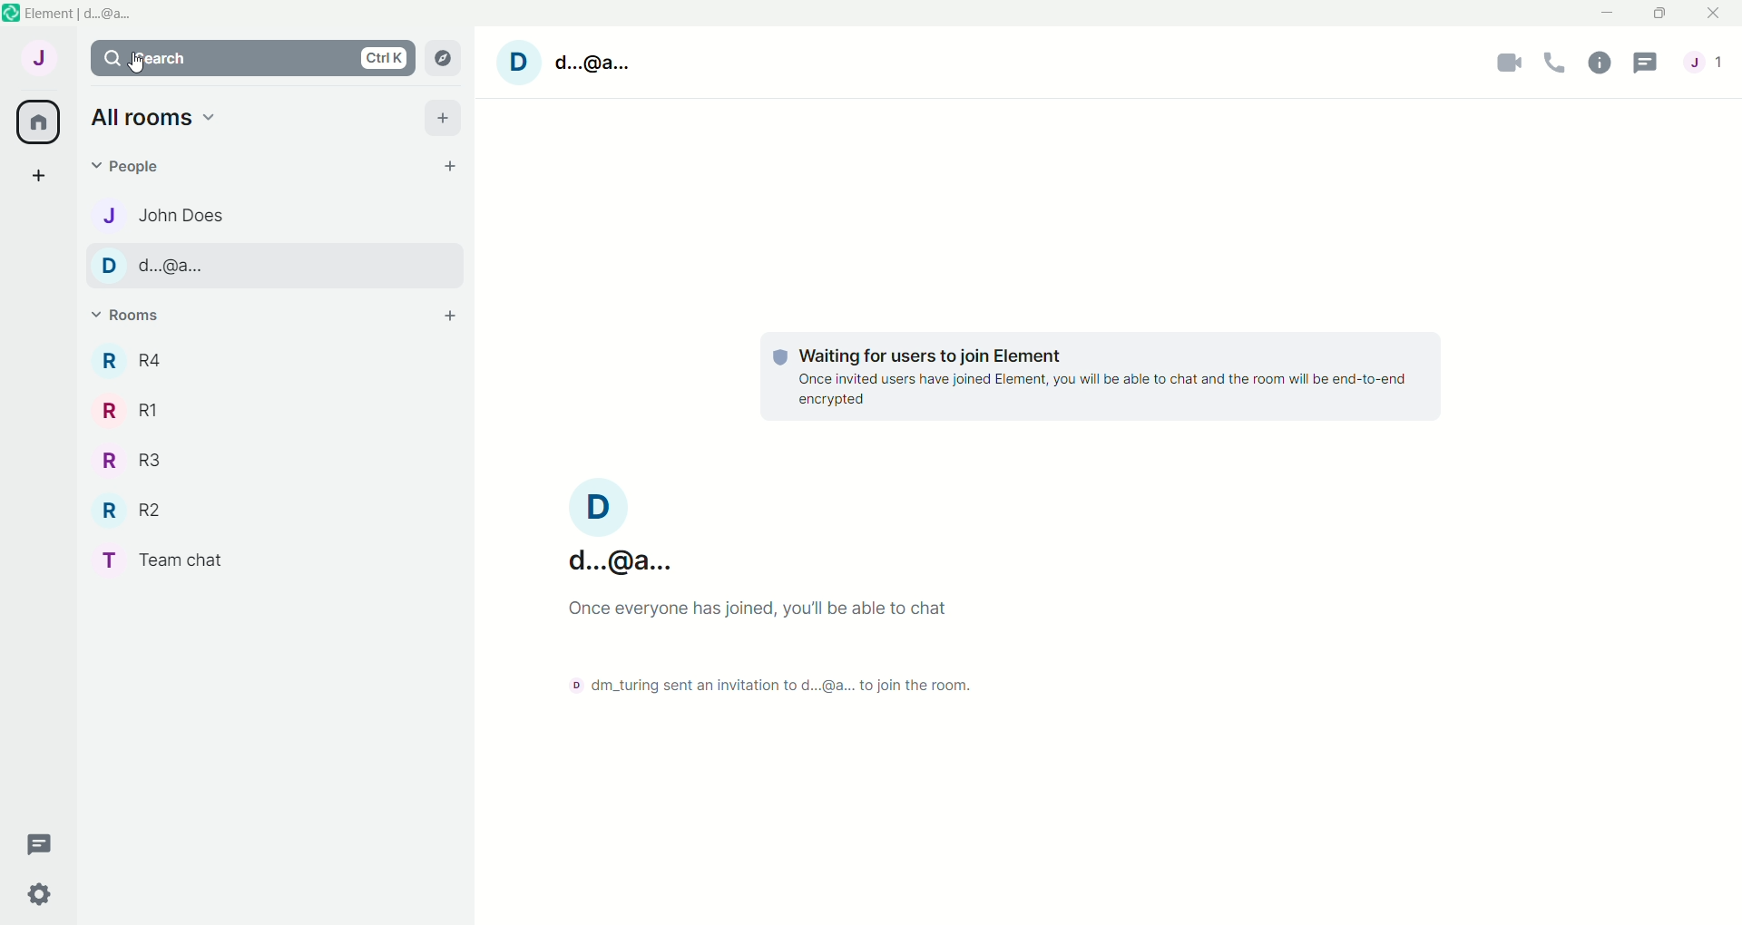  Describe the element at coordinates (1604, 64) in the screenshot. I see `room info` at that location.